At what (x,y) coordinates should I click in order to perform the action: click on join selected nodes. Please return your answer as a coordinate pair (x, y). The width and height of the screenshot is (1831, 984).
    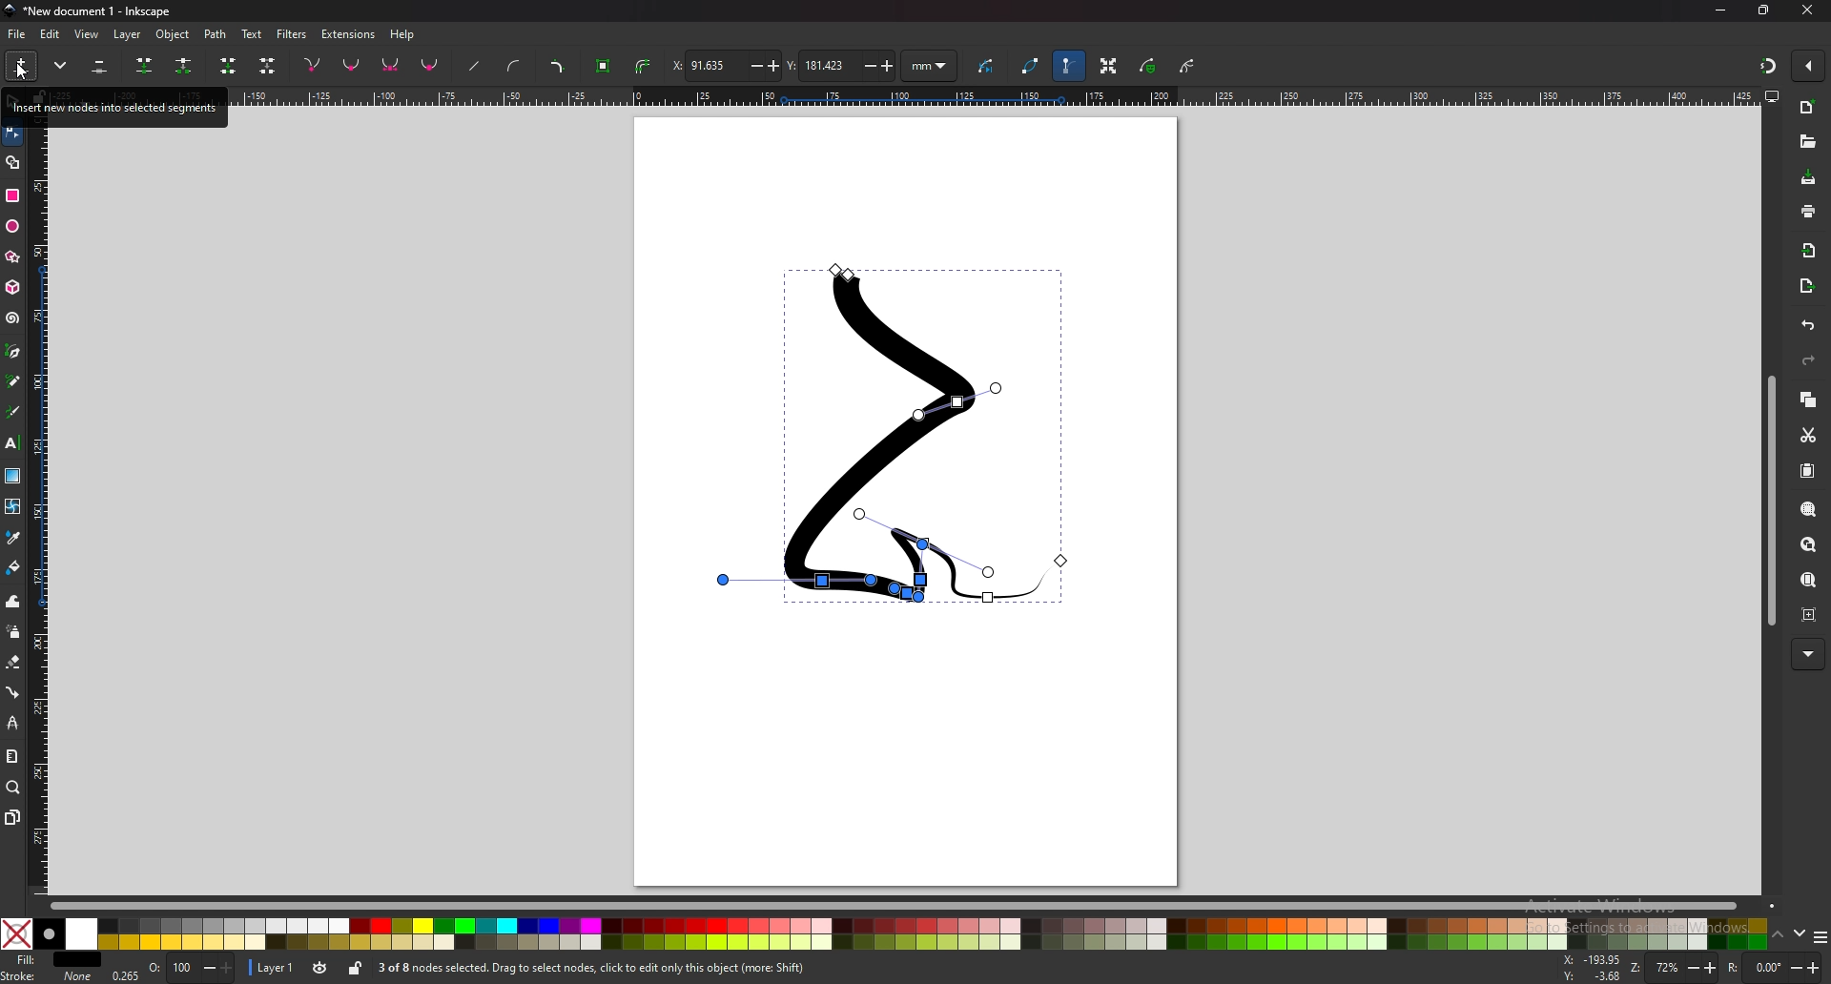
    Looking at the image, I should click on (145, 66).